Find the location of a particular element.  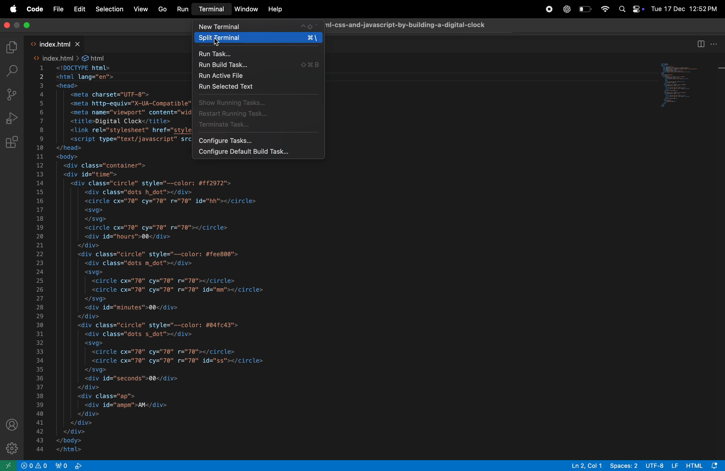

Html Alert is located at coordinates (705, 465).